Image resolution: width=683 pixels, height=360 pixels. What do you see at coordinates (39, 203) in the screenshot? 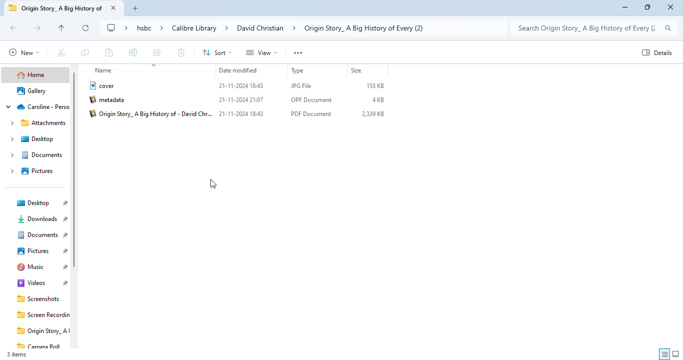
I see `desktop` at bounding box center [39, 203].